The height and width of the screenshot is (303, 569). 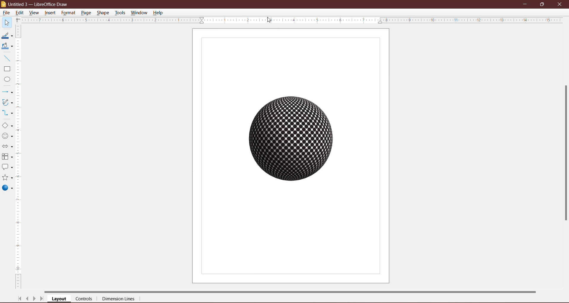 What do you see at coordinates (34, 299) in the screenshot?
I see `Scroll to next page` at bounding box center [34, 299].